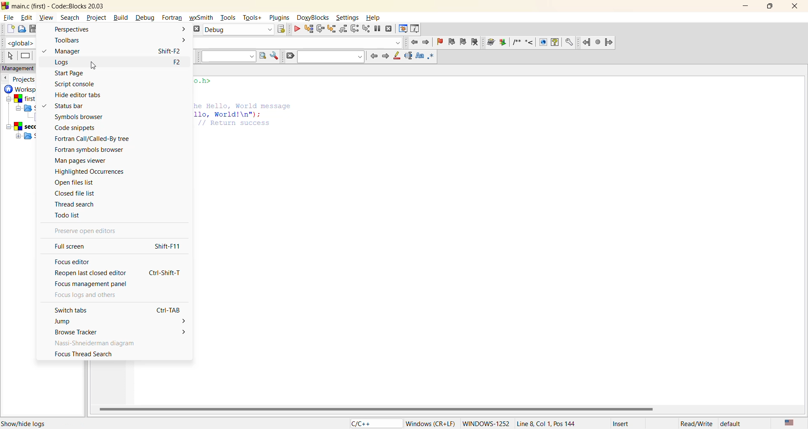 Image resolution: width=808 pixels, height=429 pixels. What do you see at coordinates (32, 29) in the screenshot?
I see `save` at bounding box center [32, 29].